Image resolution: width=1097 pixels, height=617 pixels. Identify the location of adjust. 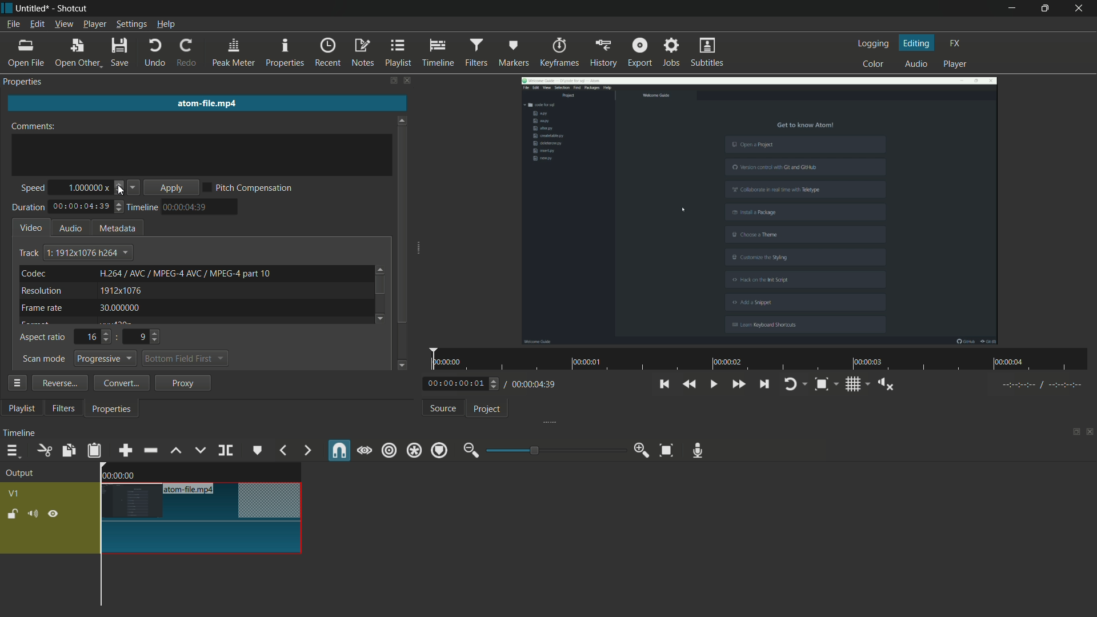
(118, 188).